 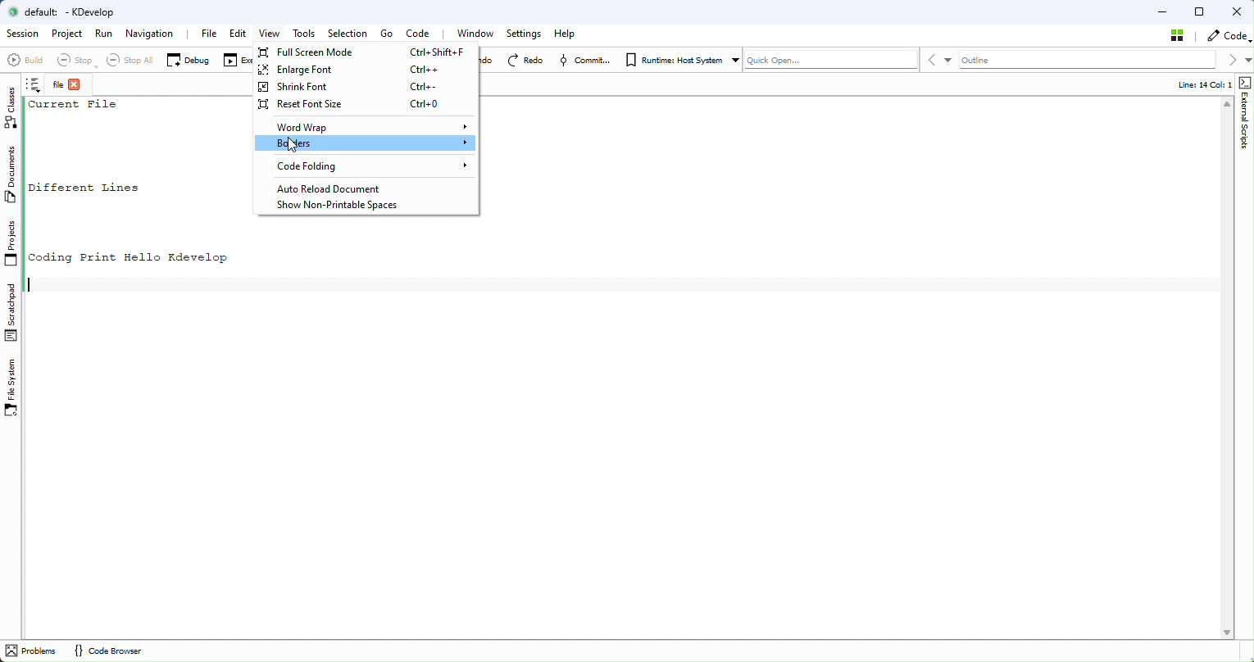 I want to click on Stachpad, so click(x=12, y=312).